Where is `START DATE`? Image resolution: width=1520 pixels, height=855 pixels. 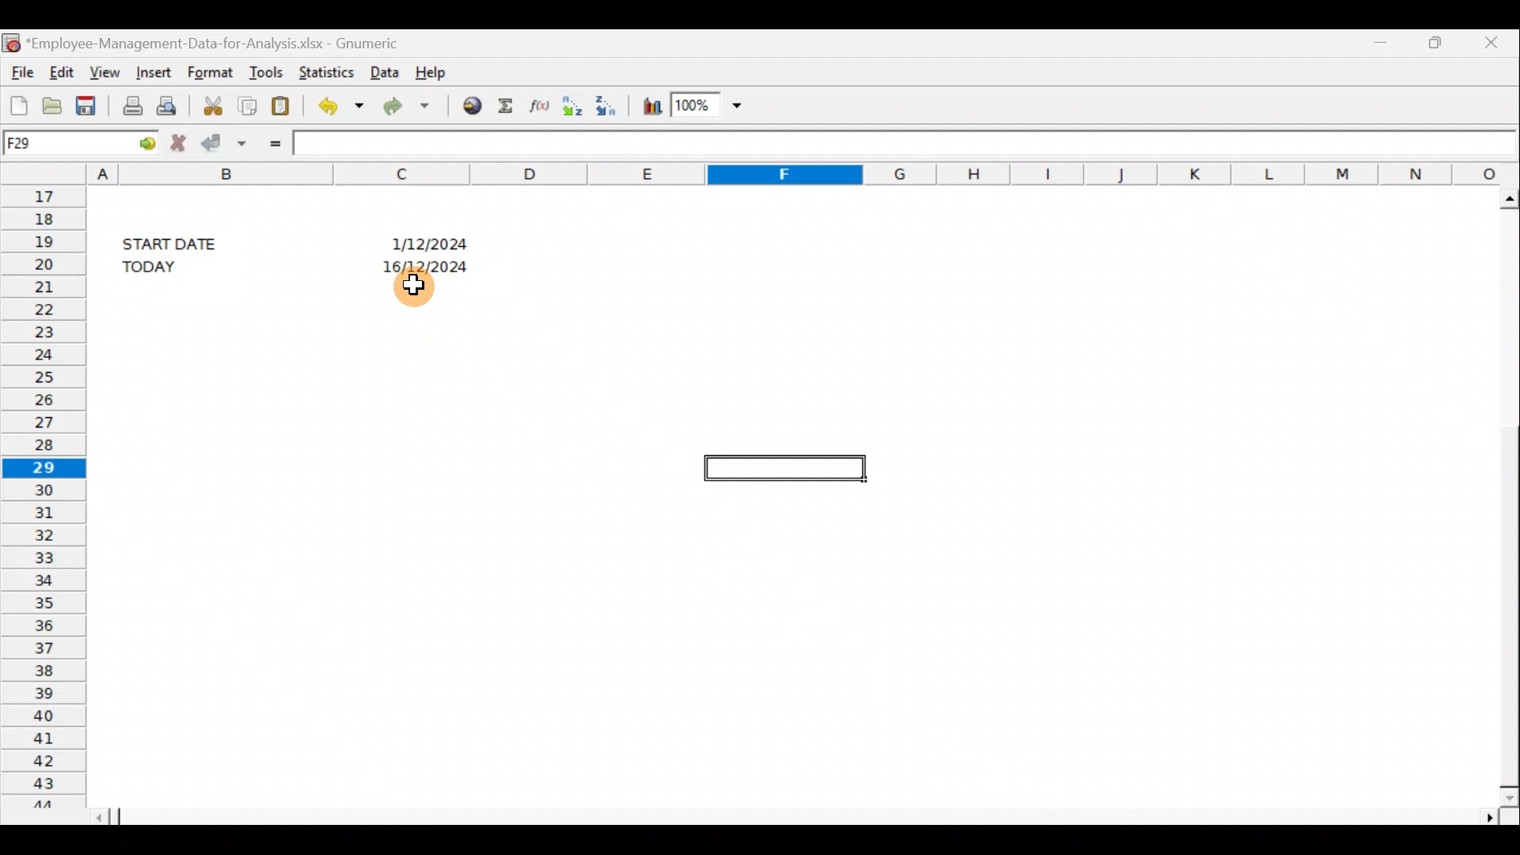 START DATE is located at coordinates (179, 241).